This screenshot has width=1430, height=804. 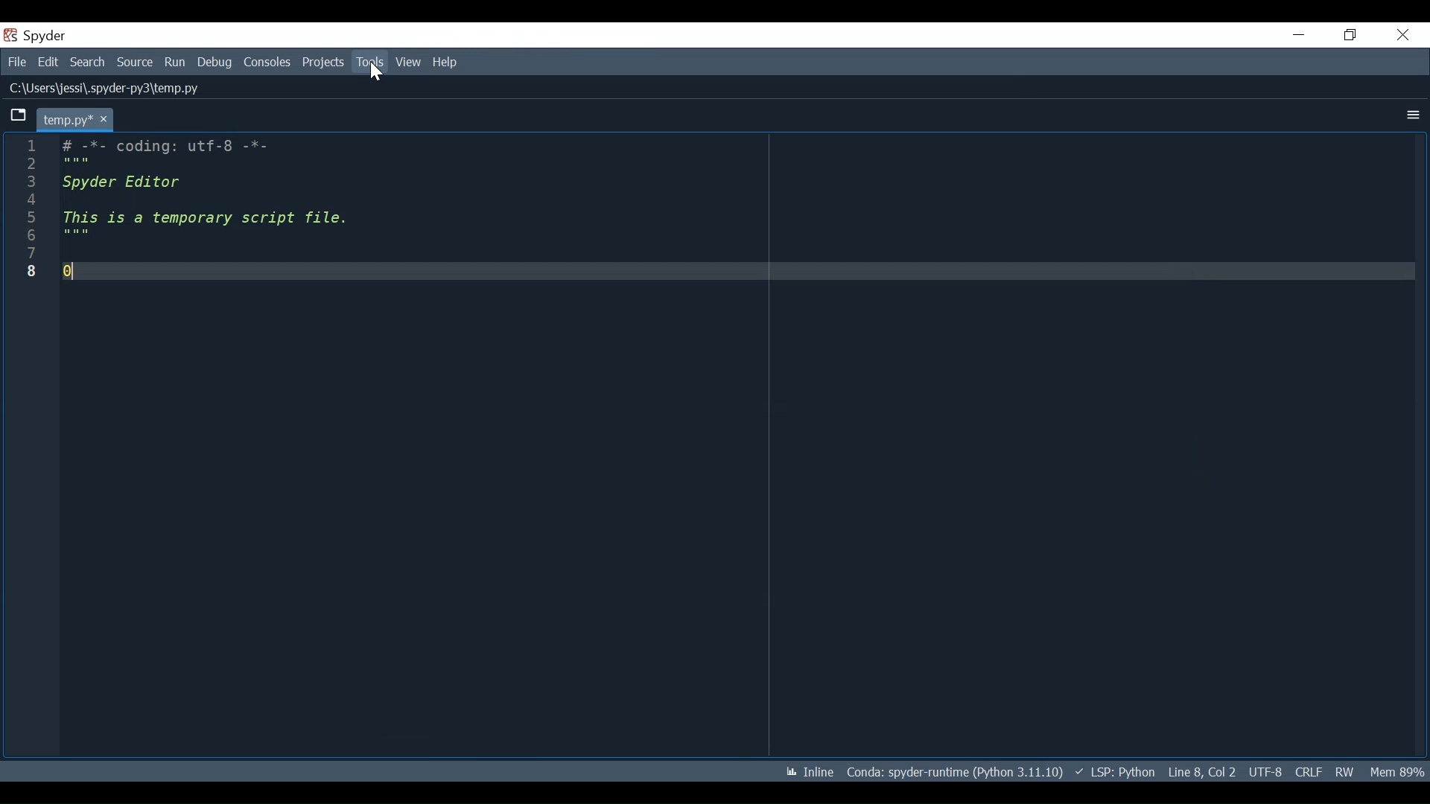 What do you see at coordinates (653, 342) in the screenshot?
I see ` Editor having some python comment strings` at bounding box center [653, 342].